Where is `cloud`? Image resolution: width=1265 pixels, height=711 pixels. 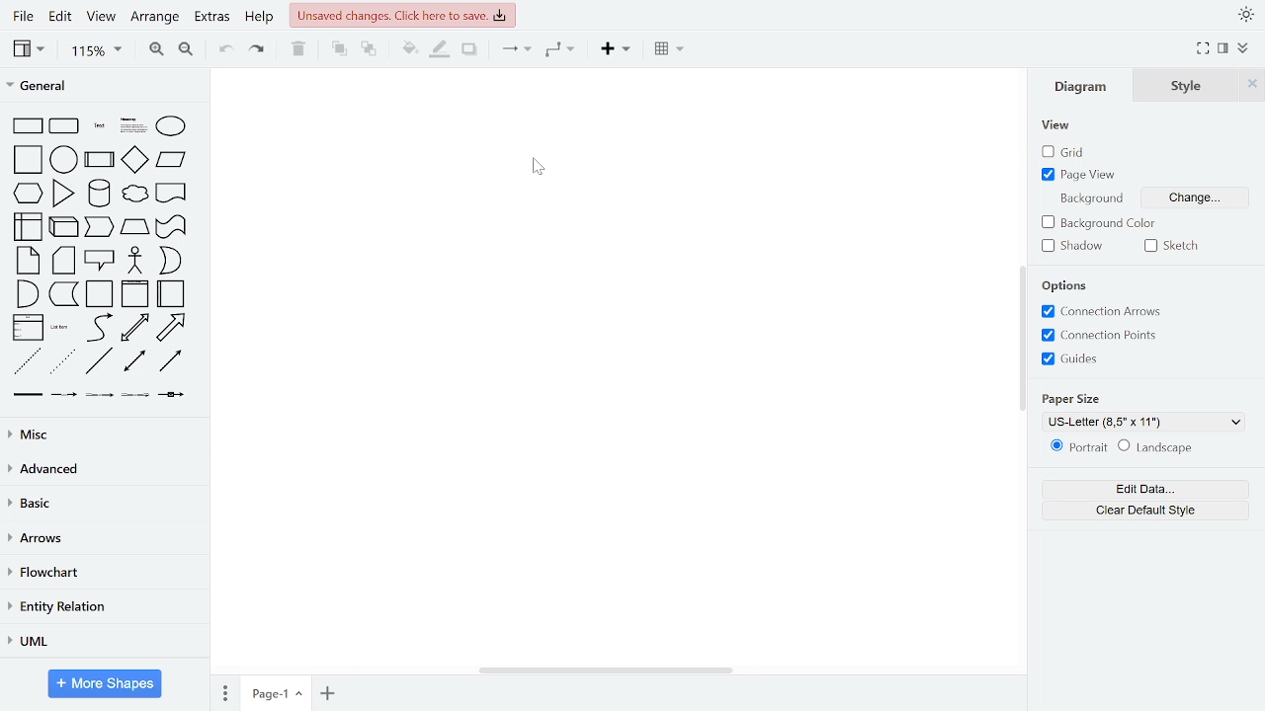 cloud is located at coordinates (135, 195).